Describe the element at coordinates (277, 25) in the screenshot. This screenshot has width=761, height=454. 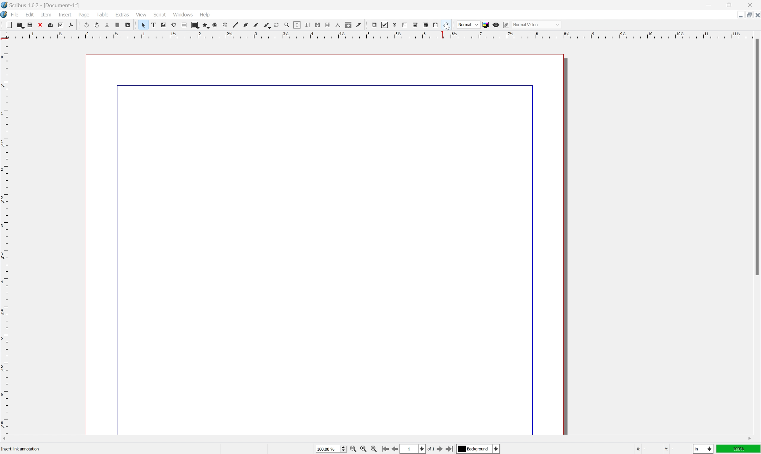
I see `rotate item` at that location.